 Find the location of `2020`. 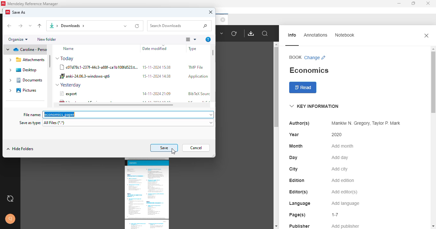

2020 is located at coordinates (337, 135).